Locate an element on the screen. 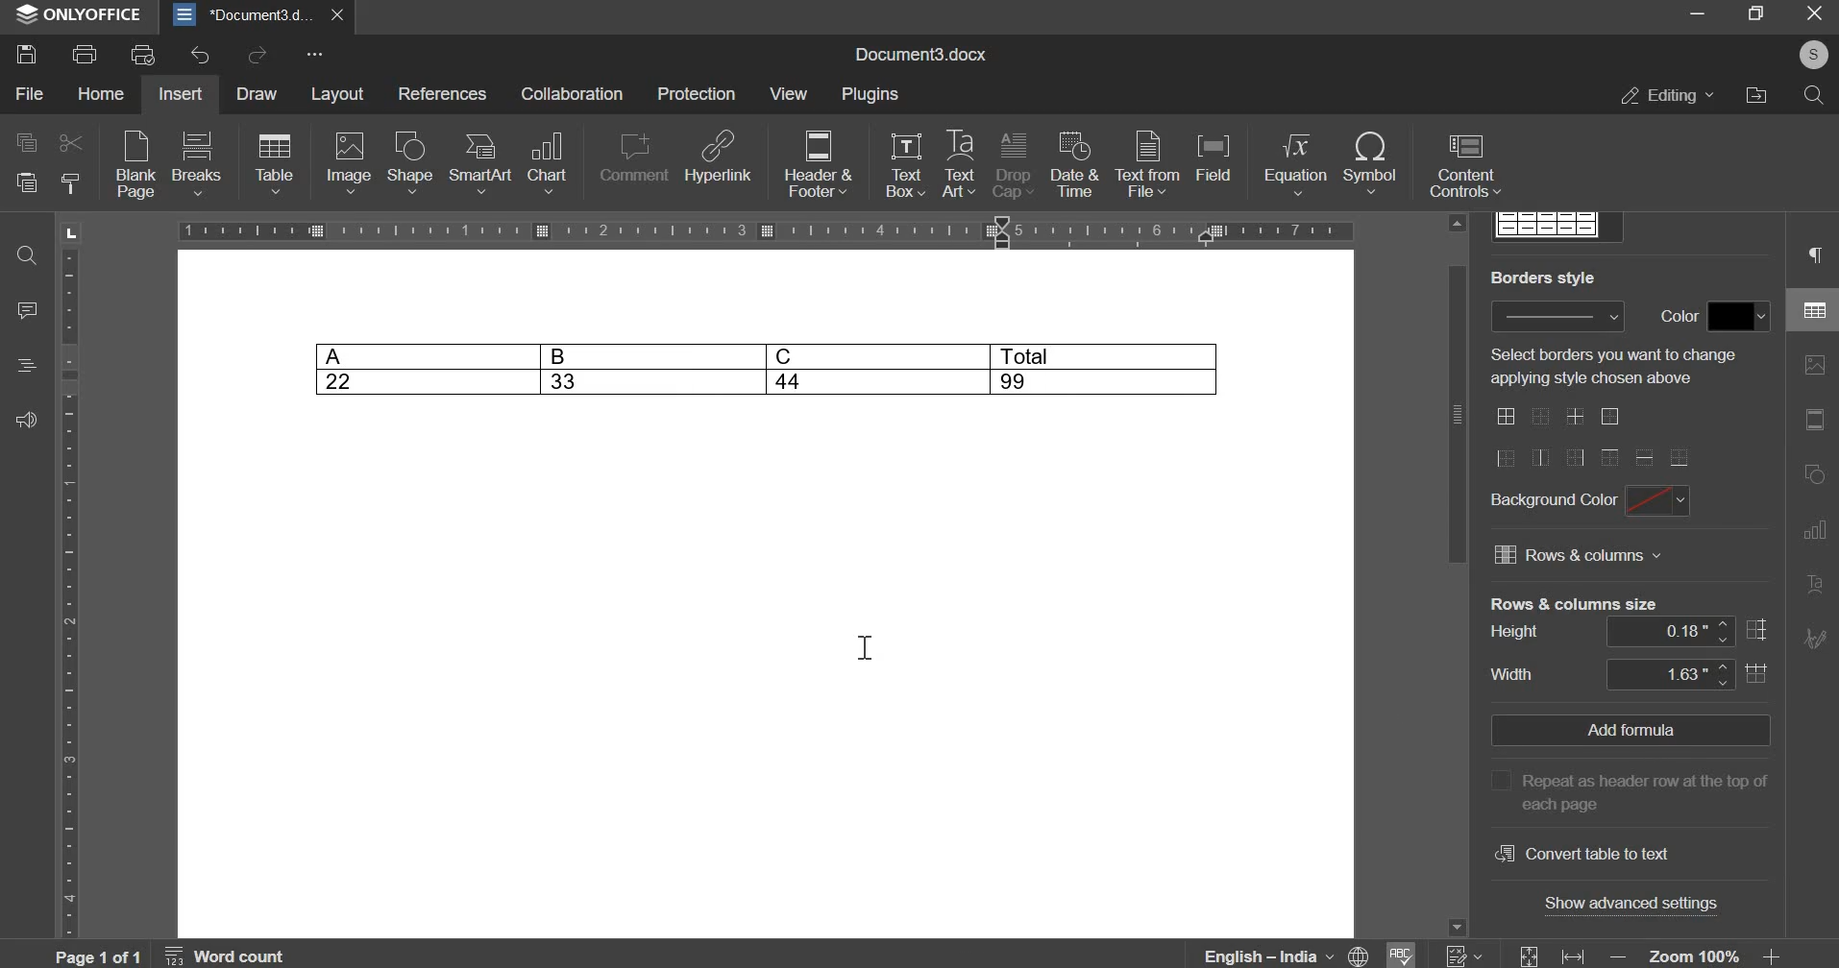  Ruler is located at coordinates (68, 593).